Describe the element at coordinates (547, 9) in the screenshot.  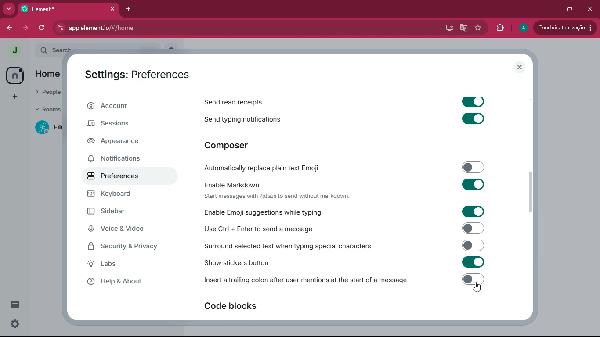
I see `minimize` at that location.